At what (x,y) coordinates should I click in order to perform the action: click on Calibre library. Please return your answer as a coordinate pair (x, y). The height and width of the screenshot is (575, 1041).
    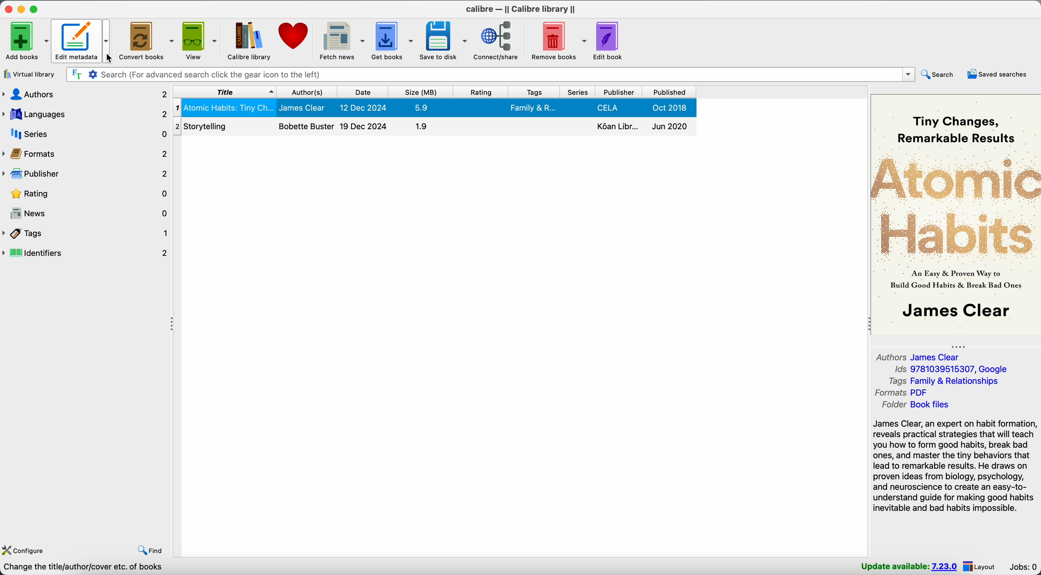
    Looking at the image, I should click on (249, 40).